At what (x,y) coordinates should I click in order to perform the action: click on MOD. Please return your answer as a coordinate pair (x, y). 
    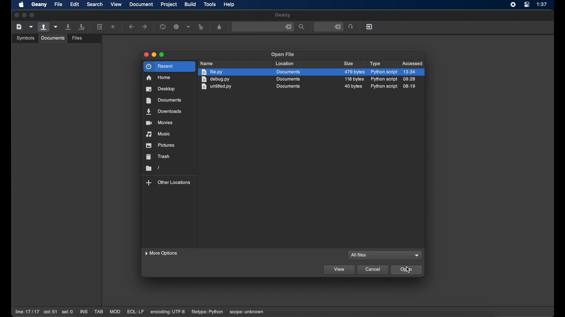
    Looking at the image, I should click on (115, 312).